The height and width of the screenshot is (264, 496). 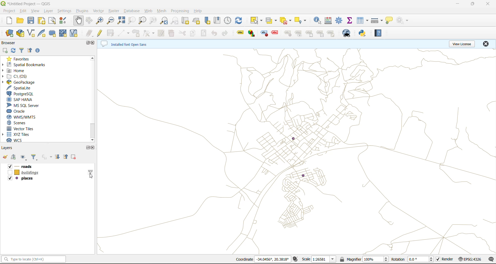 I want to click on mesh, so click(x=161, y=11).